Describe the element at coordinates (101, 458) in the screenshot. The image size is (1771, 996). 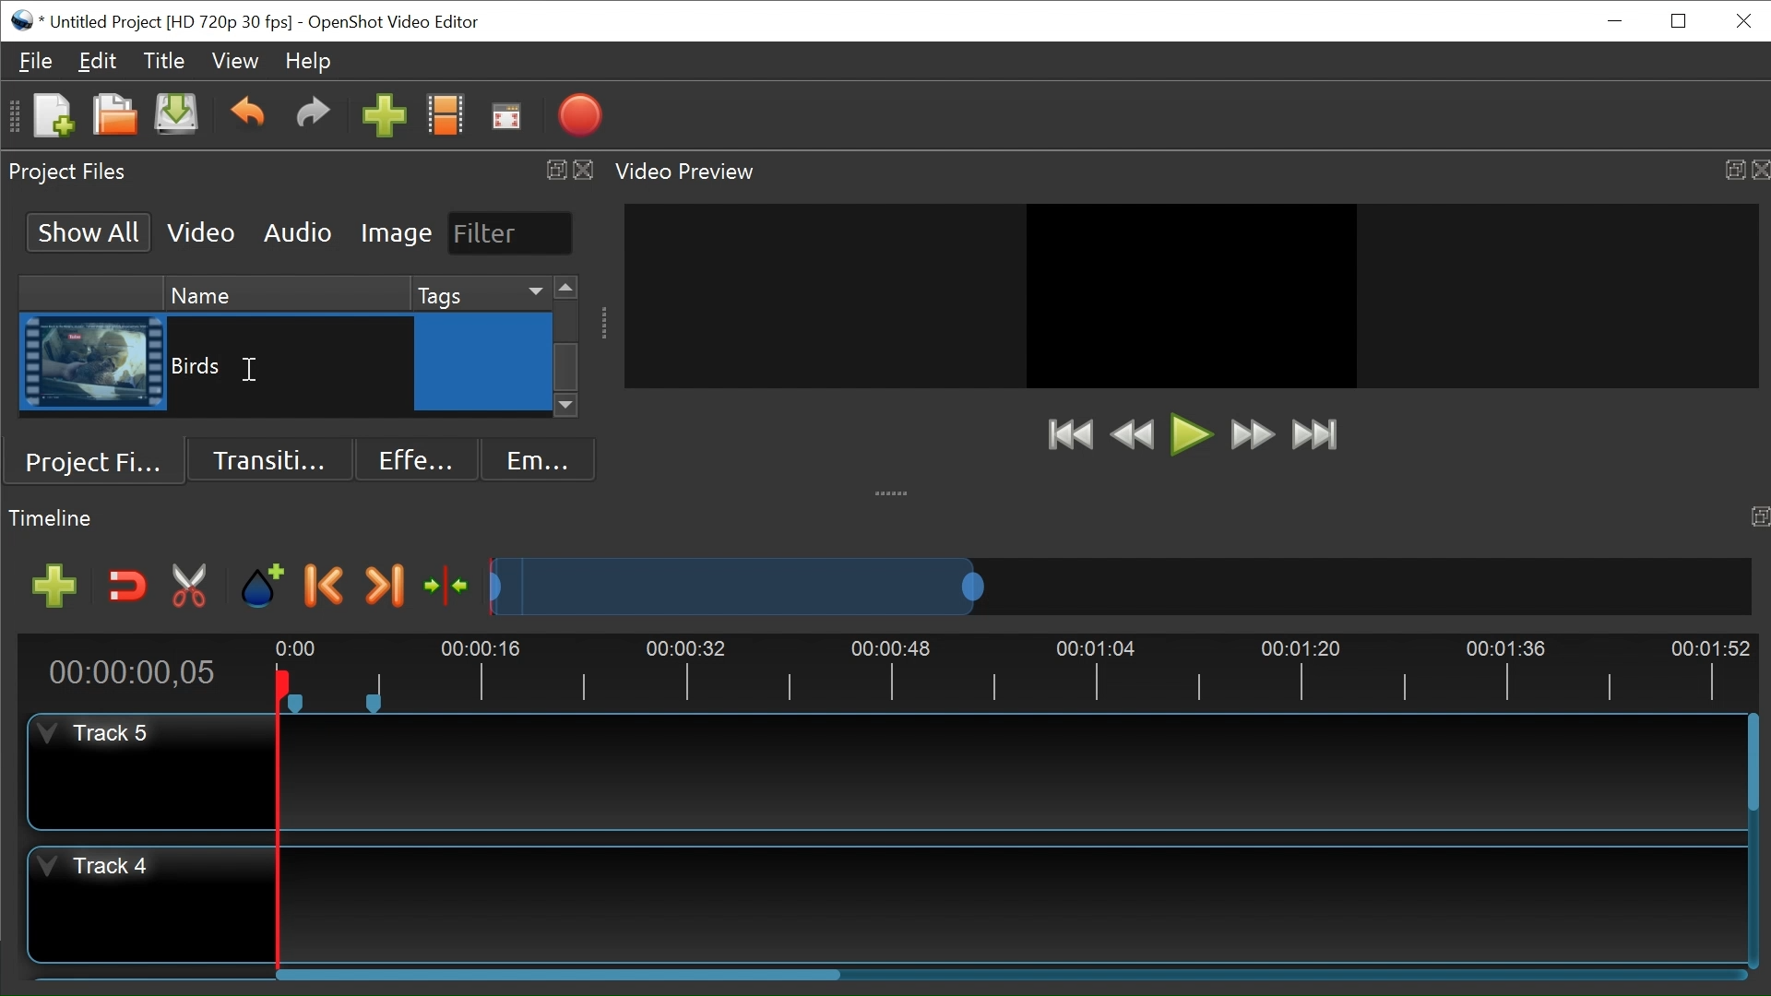
I see `Project Files` at that location.